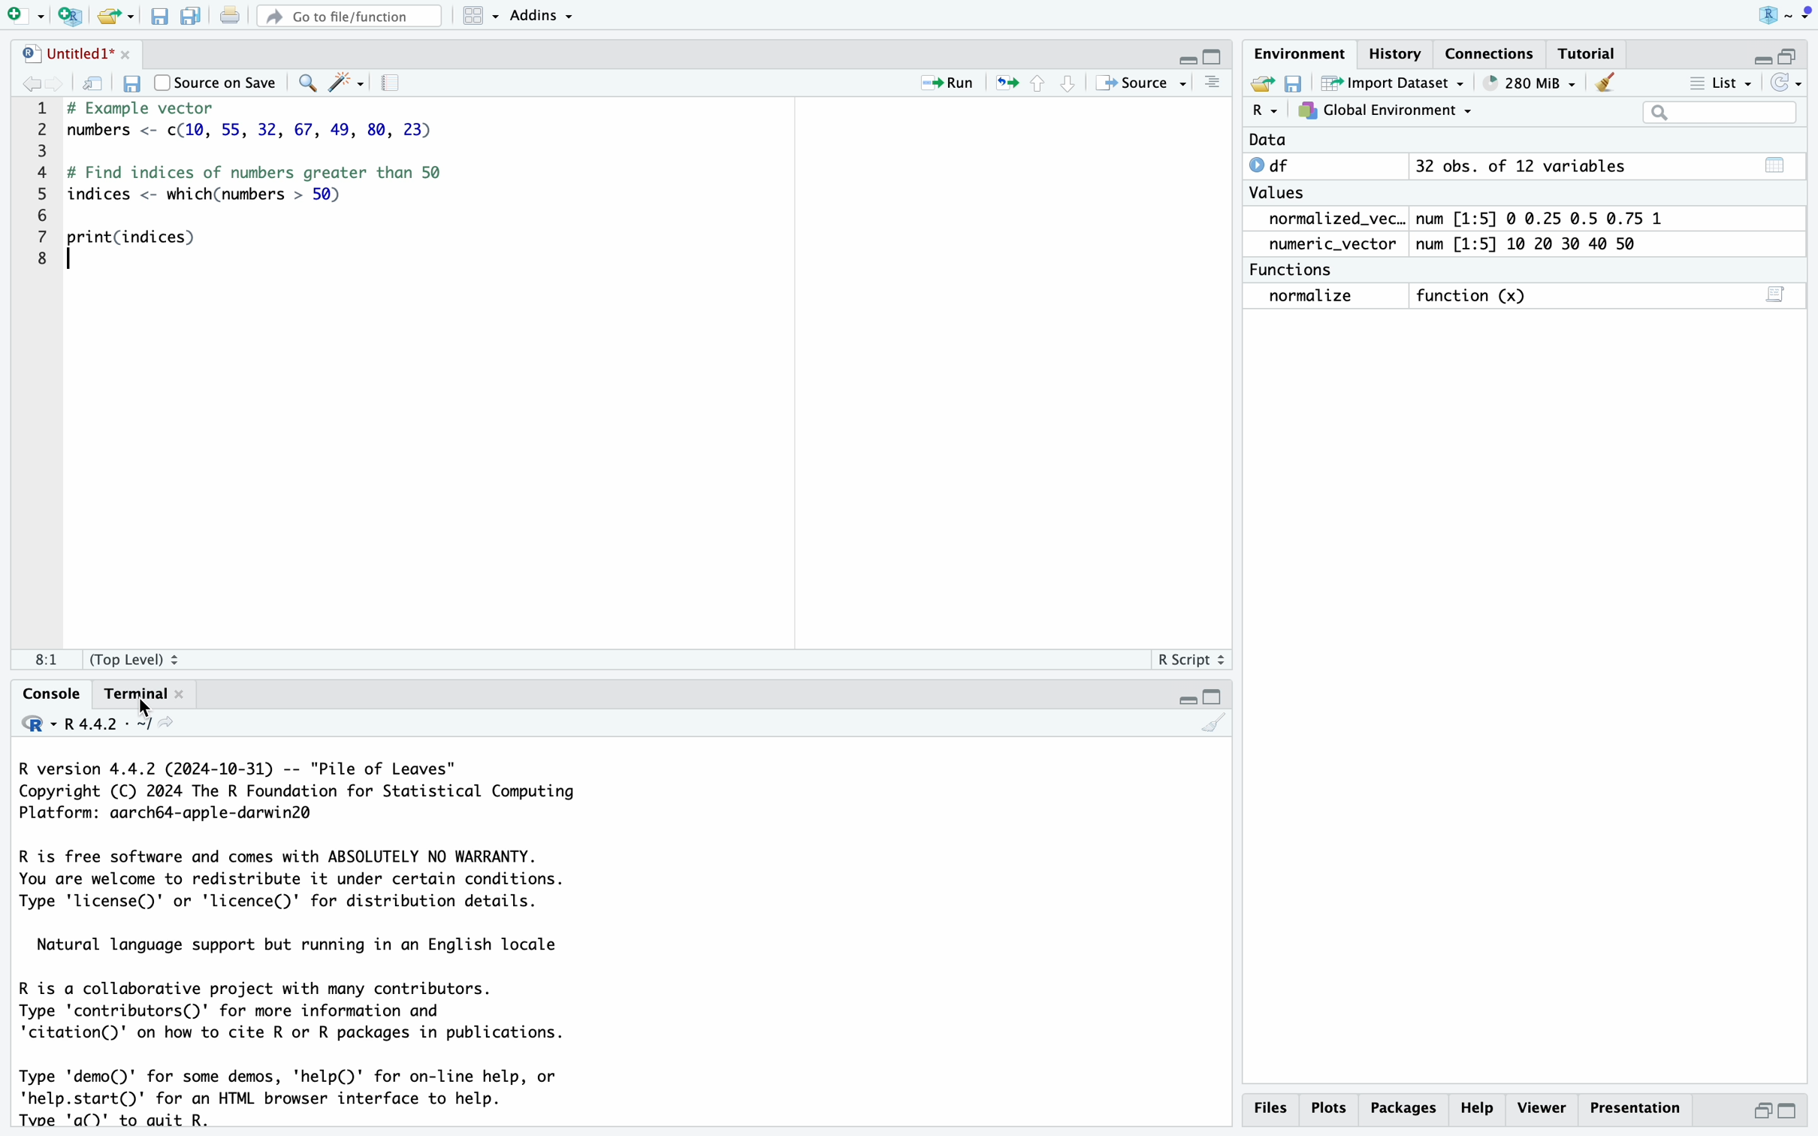  Describe the element at coordinates (1263, 113) in the screenshot. I see `R` at that location.